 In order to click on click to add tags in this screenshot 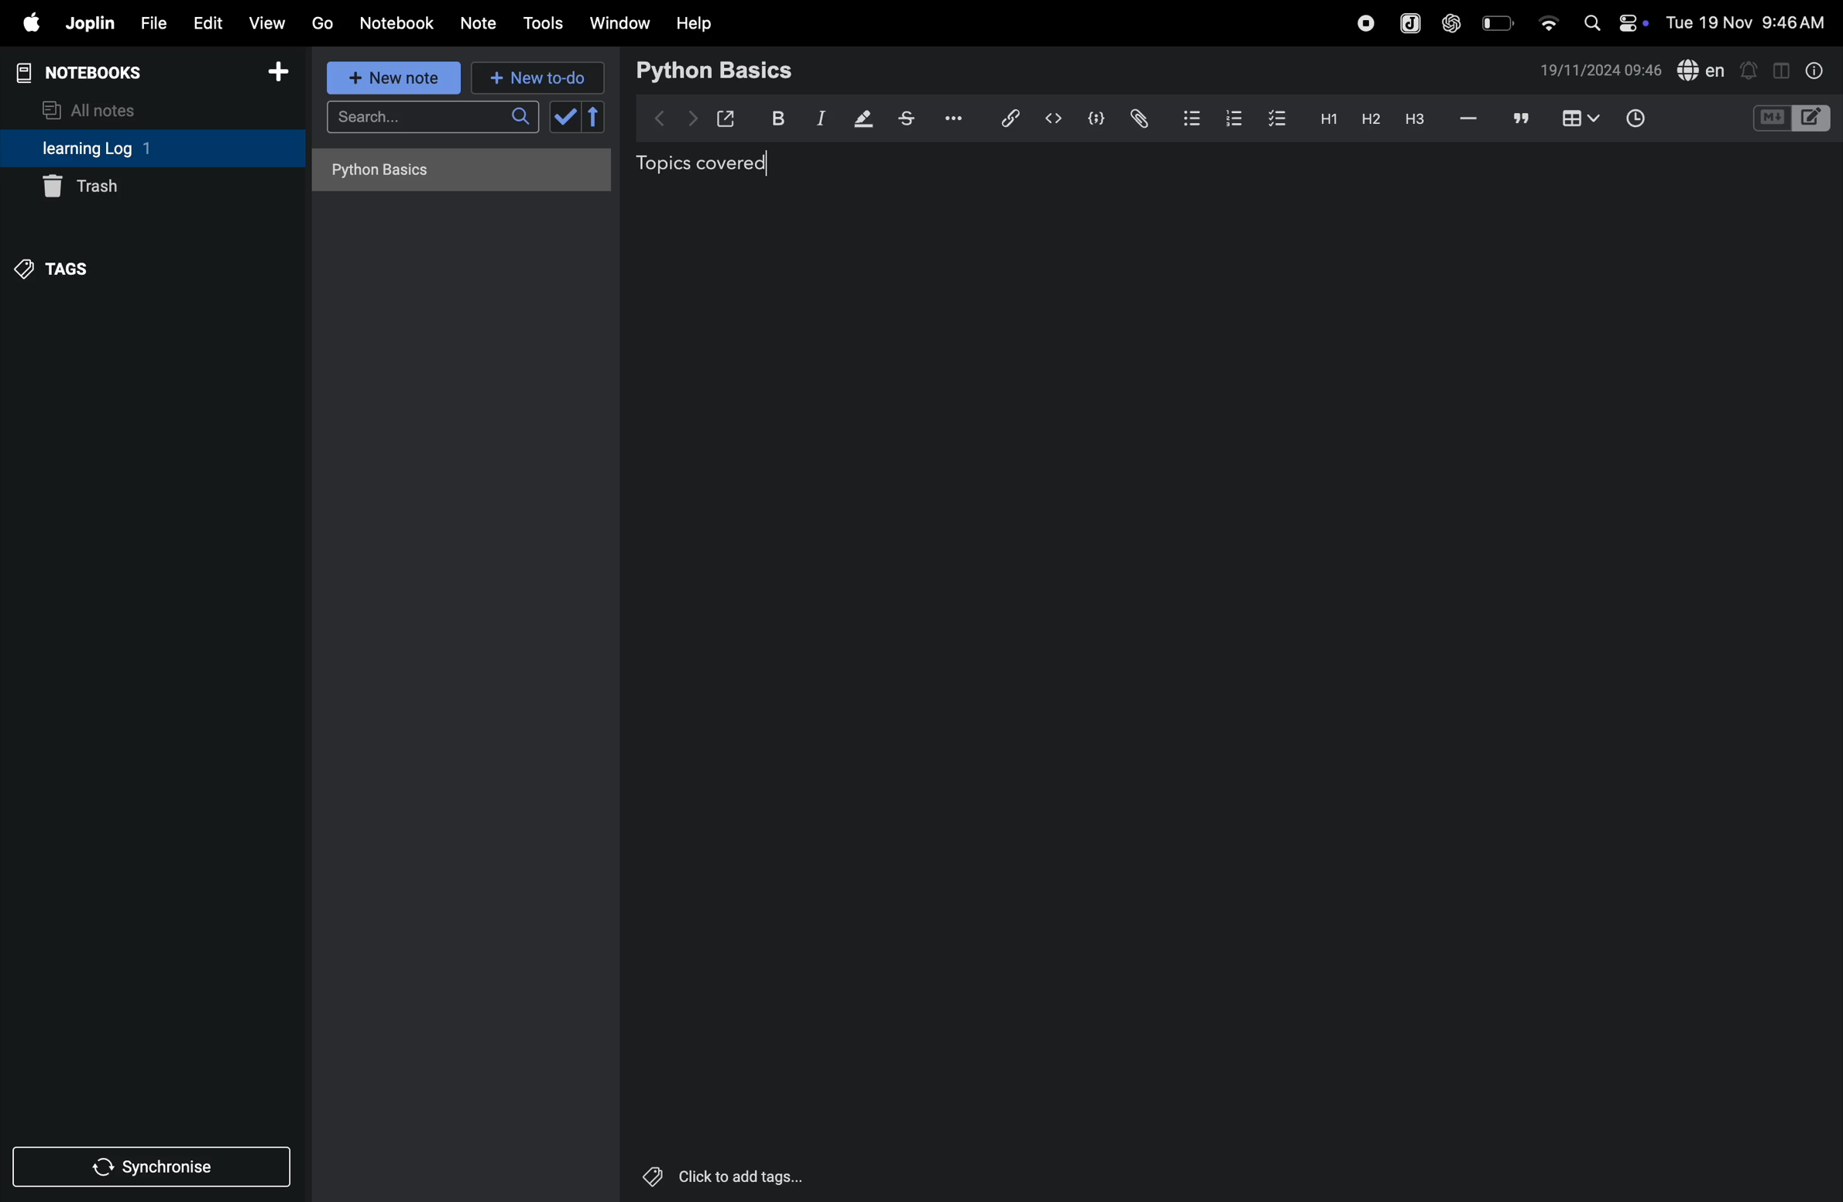, I will do `click(728, 1179)`.